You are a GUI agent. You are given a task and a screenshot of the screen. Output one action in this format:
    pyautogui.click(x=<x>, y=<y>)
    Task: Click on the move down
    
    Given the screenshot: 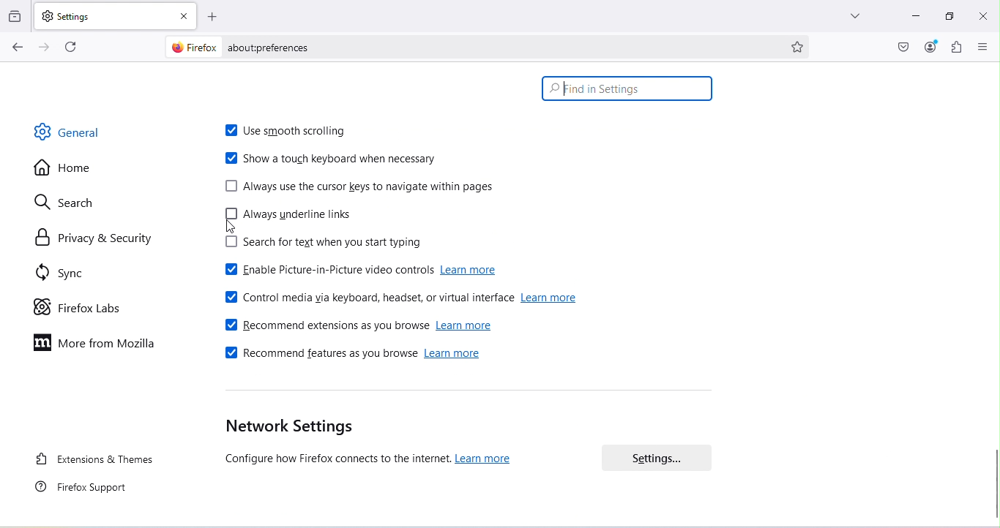 What is the action you would take?
    pyautogui.click(x=993, y=523)
    